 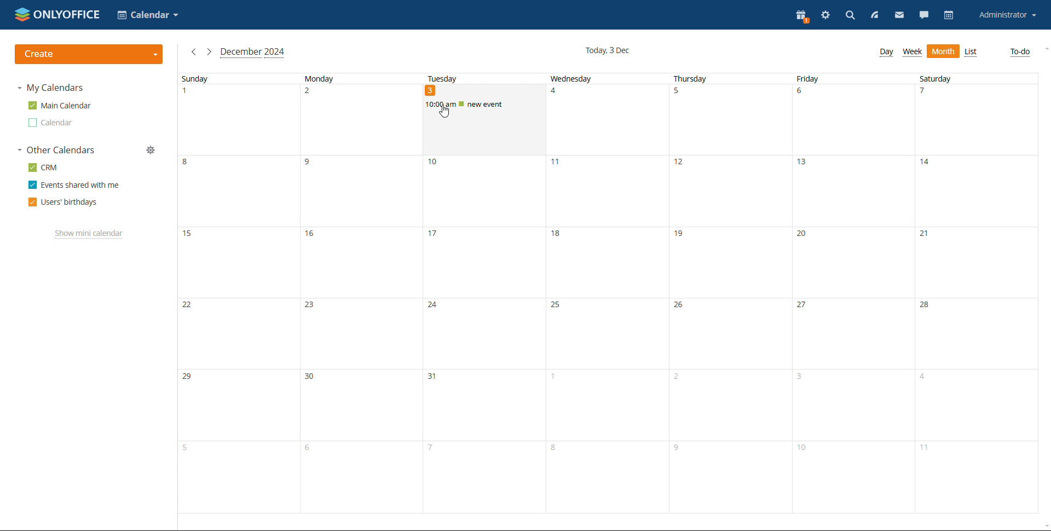 I want to click on main calendar, so click(x=60, y=105).